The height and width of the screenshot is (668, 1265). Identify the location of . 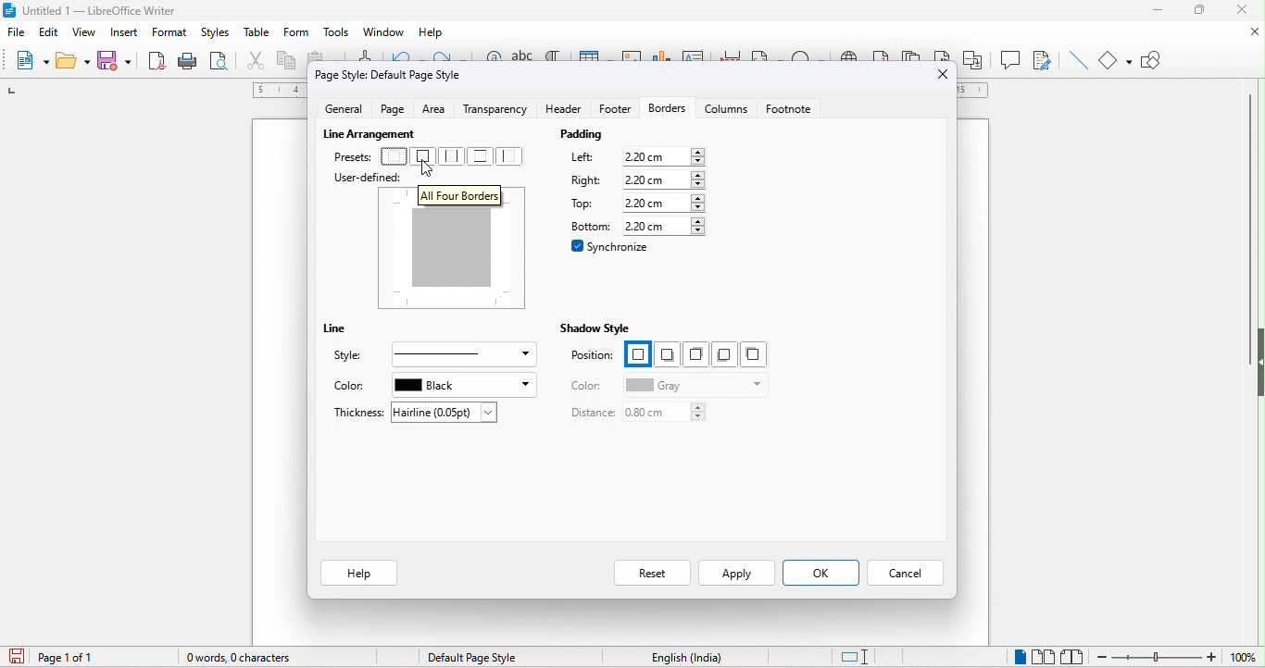
(81, 31).